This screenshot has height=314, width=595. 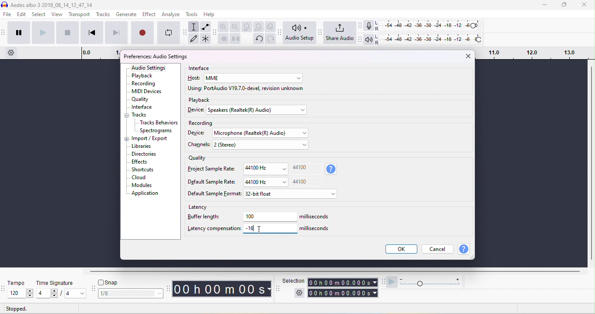 I want to click on collapse, so click(x=128, y=116).